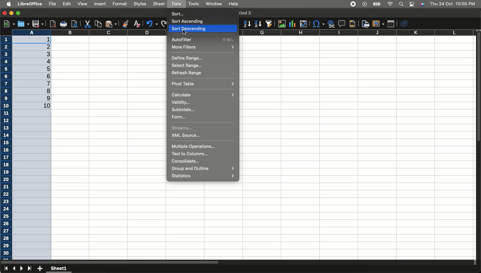  What do you see at coordinates (391, 24) in the screenshot?
I see `Split window` at bounding box center [391, 24].